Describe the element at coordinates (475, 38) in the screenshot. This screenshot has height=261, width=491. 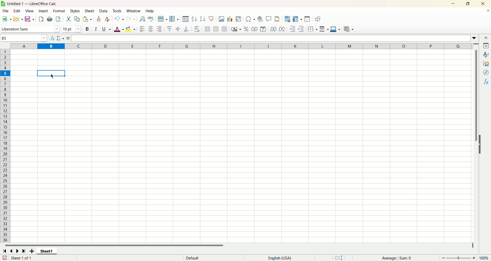
I see `expand formula bar` at that location.